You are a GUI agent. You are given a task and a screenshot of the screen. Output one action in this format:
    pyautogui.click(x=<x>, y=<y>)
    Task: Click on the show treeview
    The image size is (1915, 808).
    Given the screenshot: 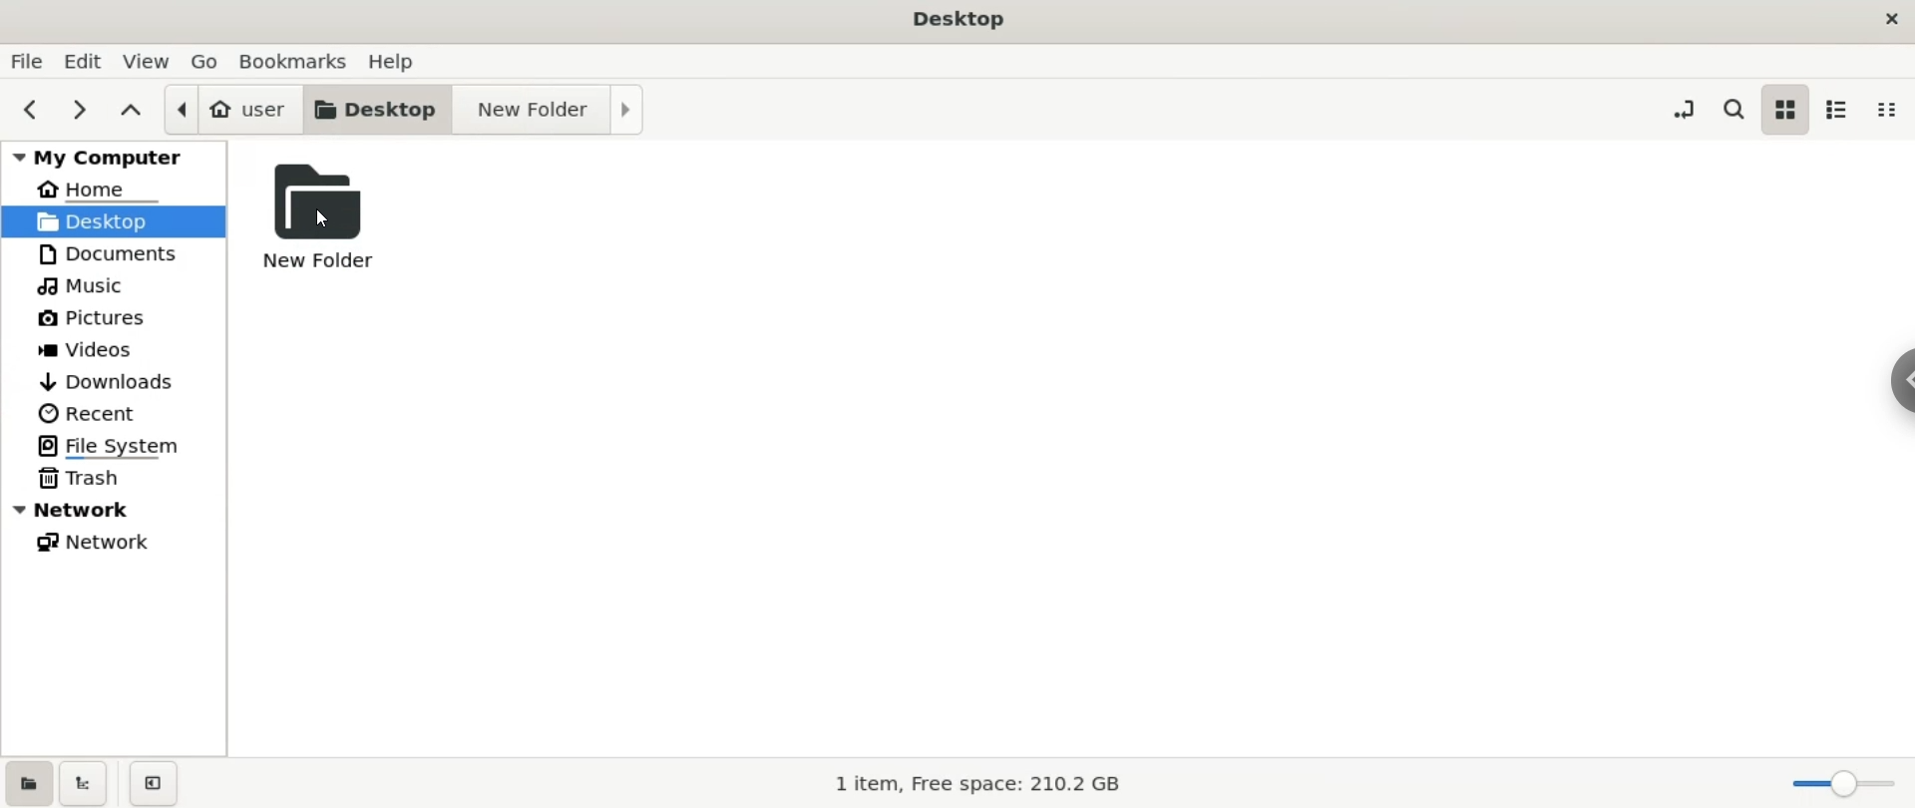 What is the action you would take?
    pyautogui.click(x=84, y=779)
    